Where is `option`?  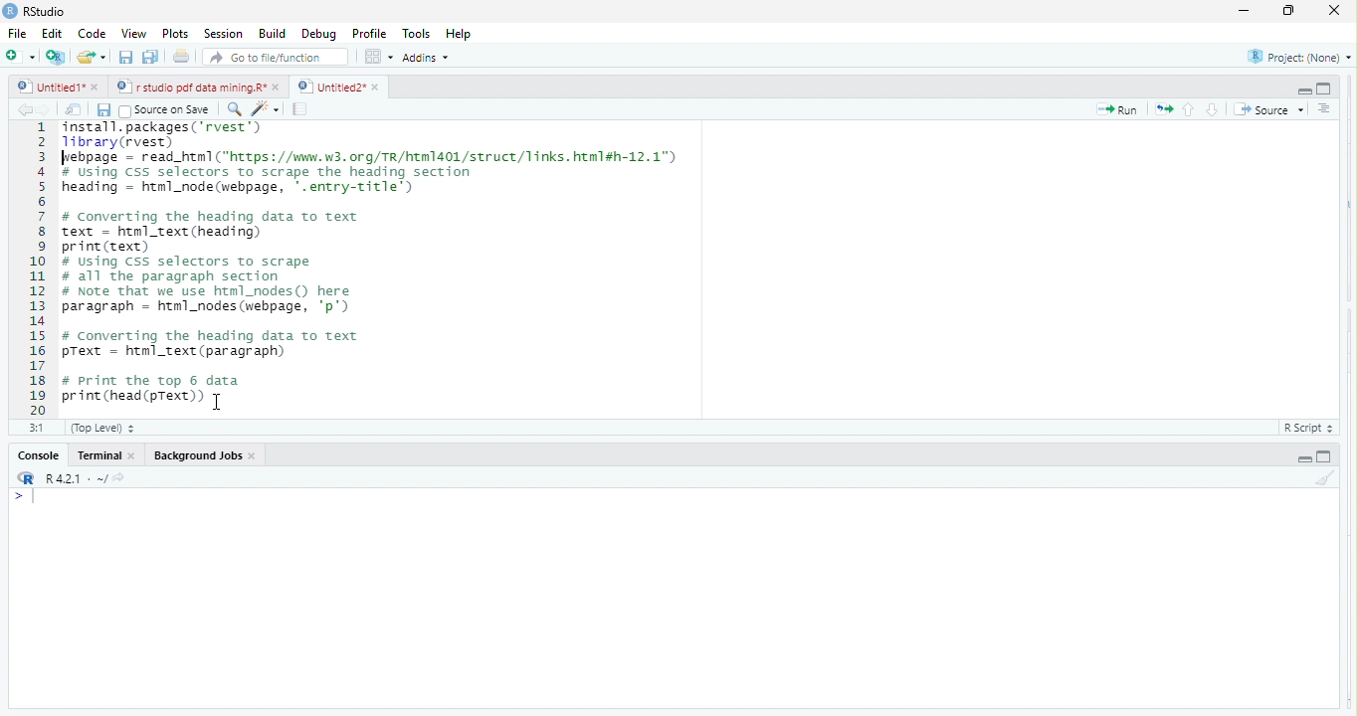
option is located at coordinates (378, 56).